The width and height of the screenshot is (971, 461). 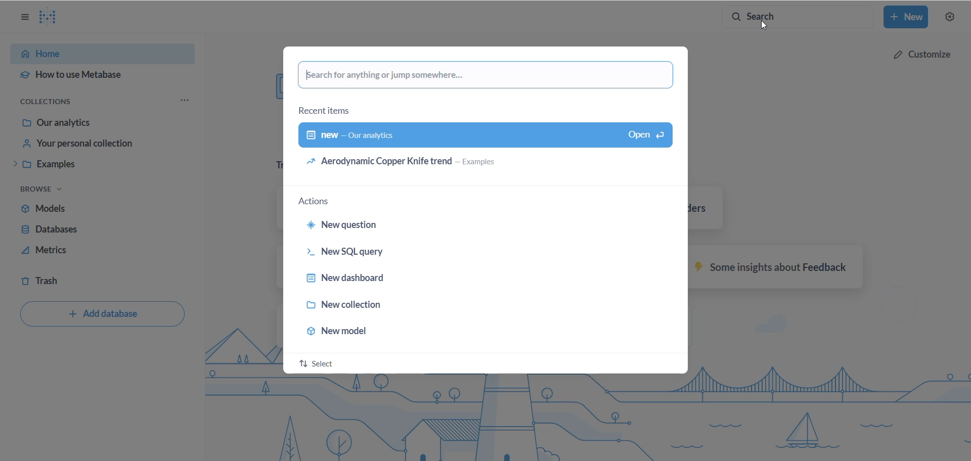 What do you see at coordinates (318, 201) in the screenshot?
I see `actions` at bounding box center [318, 201].